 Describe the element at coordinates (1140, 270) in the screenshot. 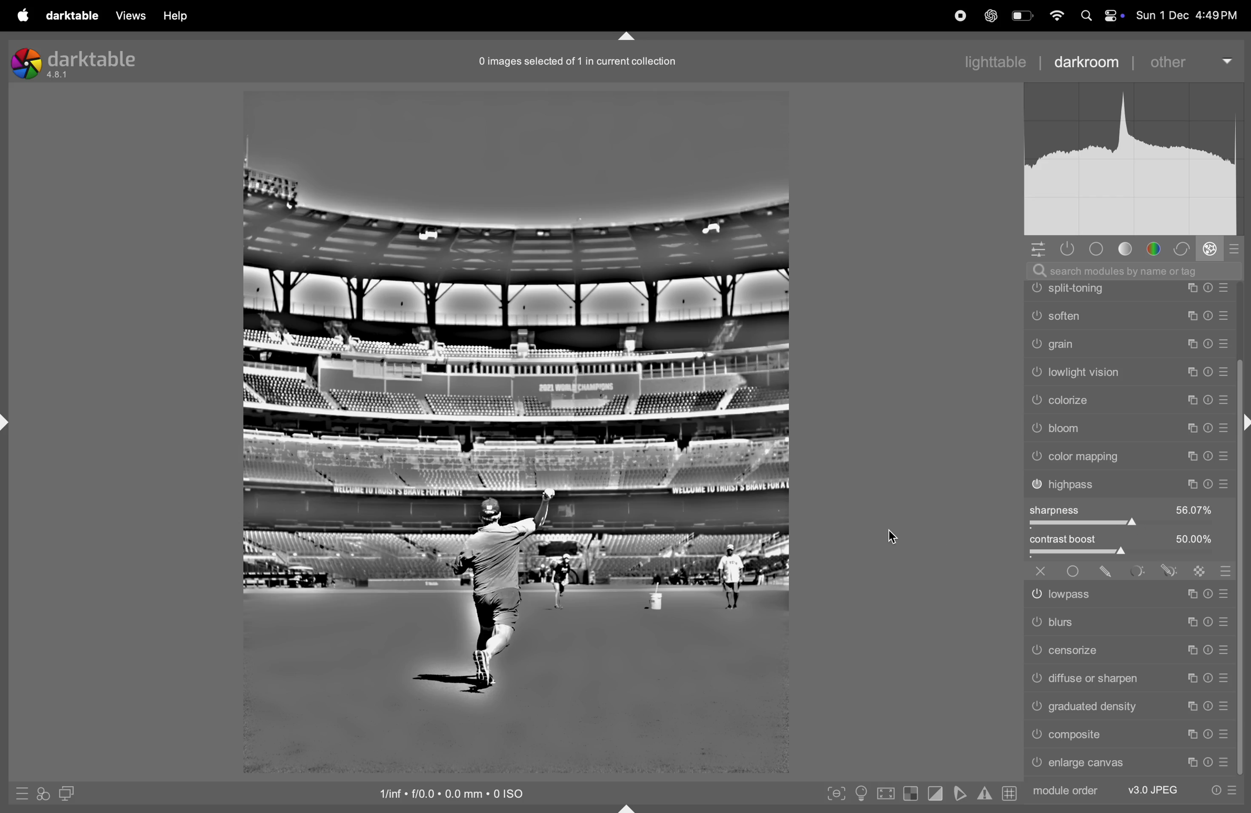

I see `searchbar` at that location.